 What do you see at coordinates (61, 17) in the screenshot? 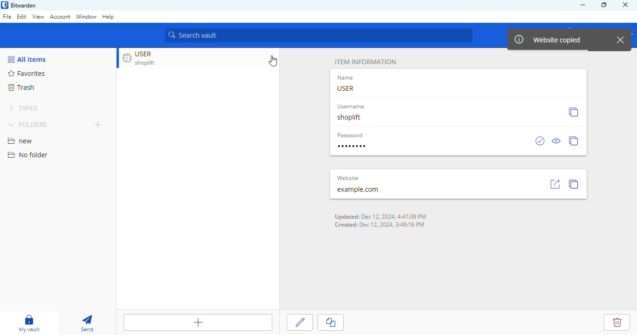
I see `account` at bounding box center [61, 17].